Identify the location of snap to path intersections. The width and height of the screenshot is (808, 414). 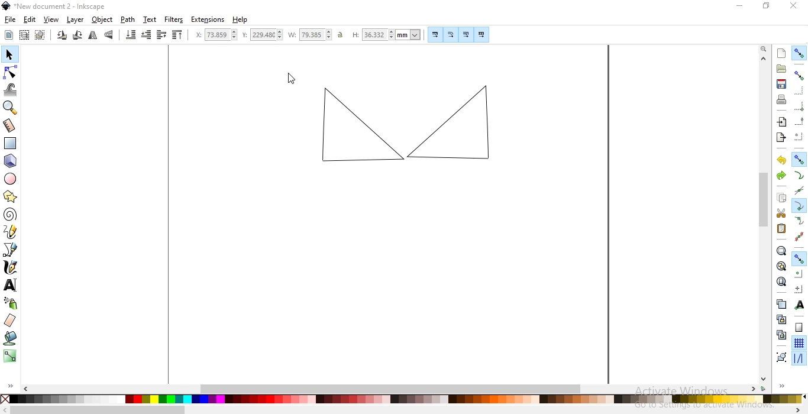
(799, 189).